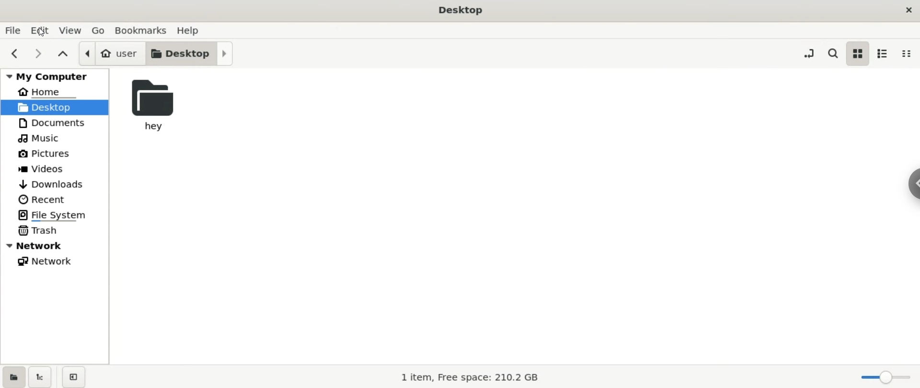 The width and height of the screenshot is (920, 388). I want to click on file system, so click(59, 214).